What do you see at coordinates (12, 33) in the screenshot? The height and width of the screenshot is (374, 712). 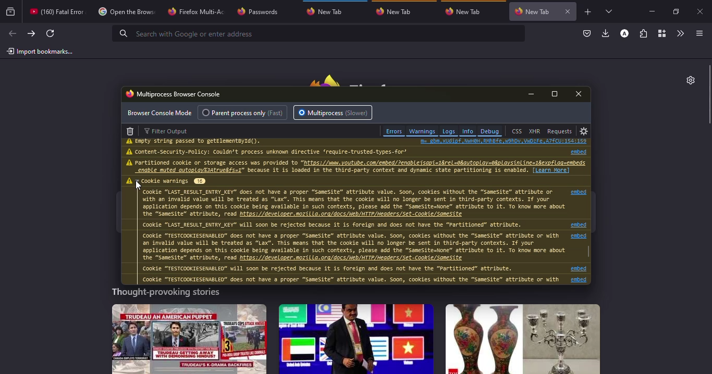 I see `back` at bounding box center [12, 33].